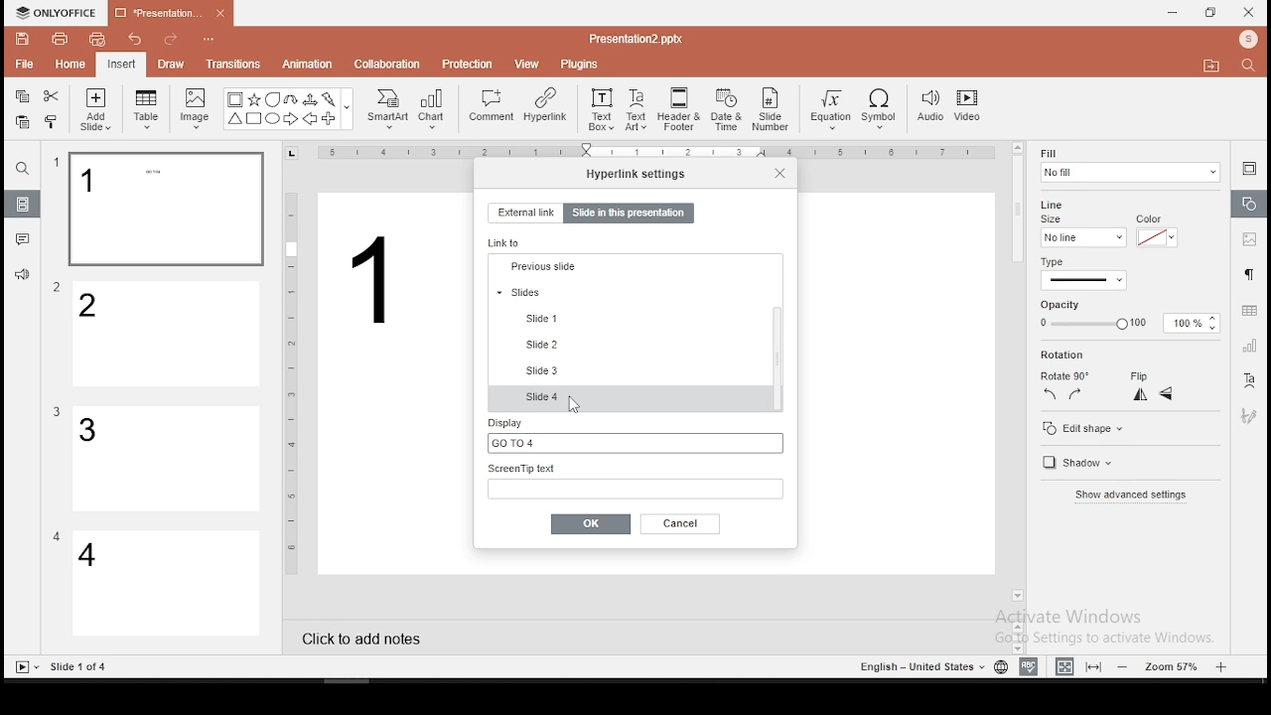 This screenshot has height=715, width=1271. What do you see at coordinates (24, 66) in the screenshot?
I see `file` at bounding box center [24, 66].